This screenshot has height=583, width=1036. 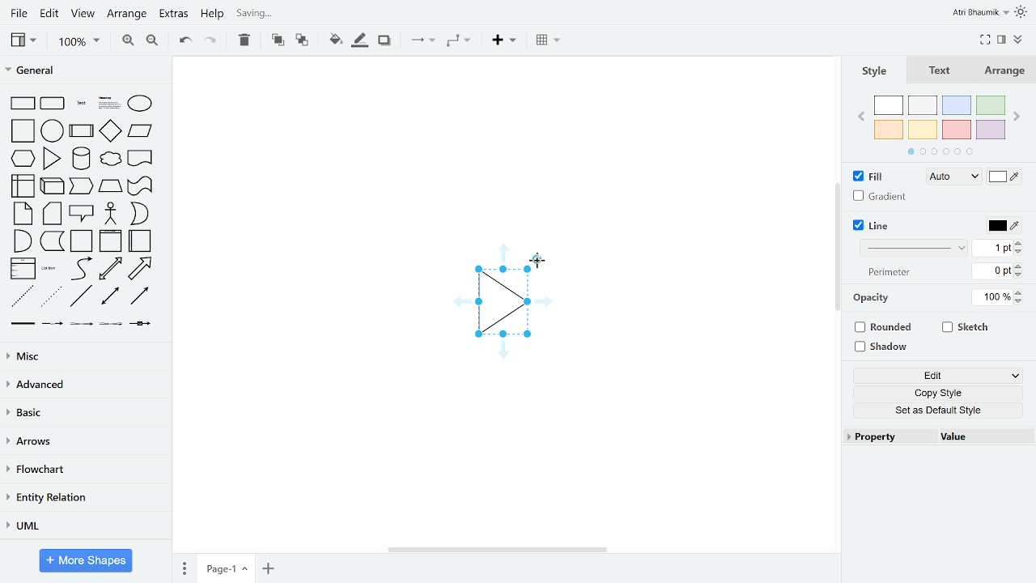 What do you see at coordinates (140, 157) in the screenshot?
I see `document` at bounding box center [140, 157].